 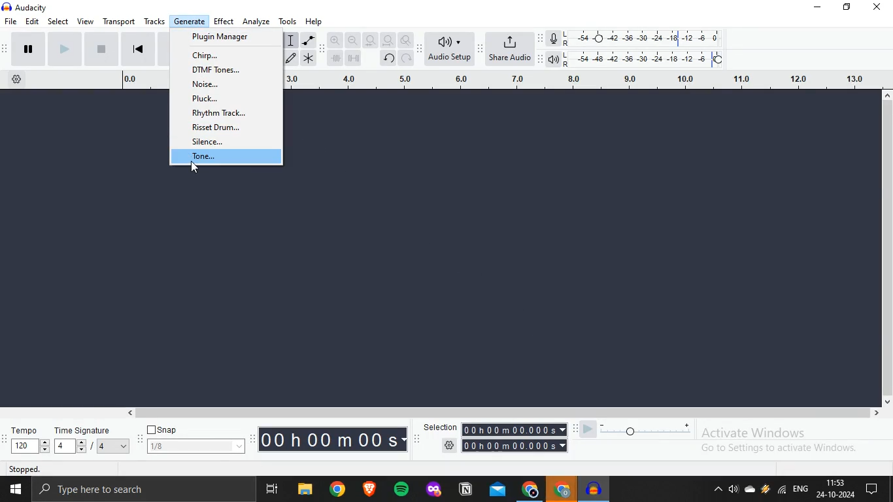 What do you see at coordinates (433, 490) in the screenshot?
I see `Firedox` at bounding box center [433, 490].